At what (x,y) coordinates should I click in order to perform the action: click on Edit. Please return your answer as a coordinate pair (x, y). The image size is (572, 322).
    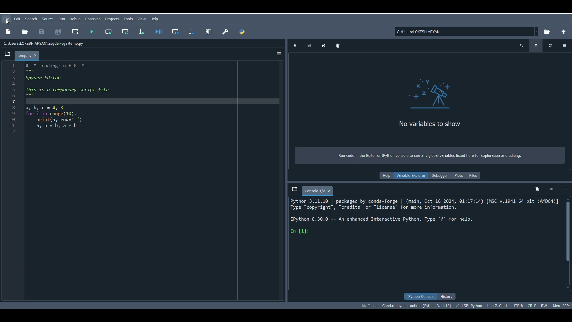
    Looking at the image, I should click on (18, 19).